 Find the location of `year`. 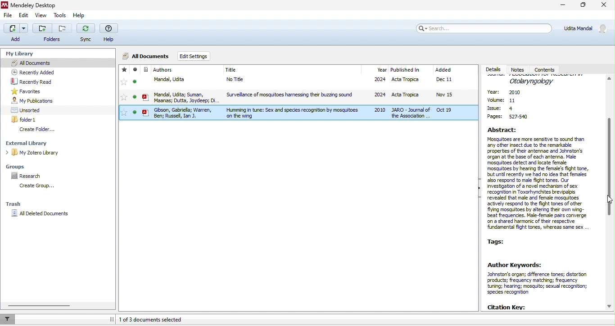

year is located at coordinates (381, 70).